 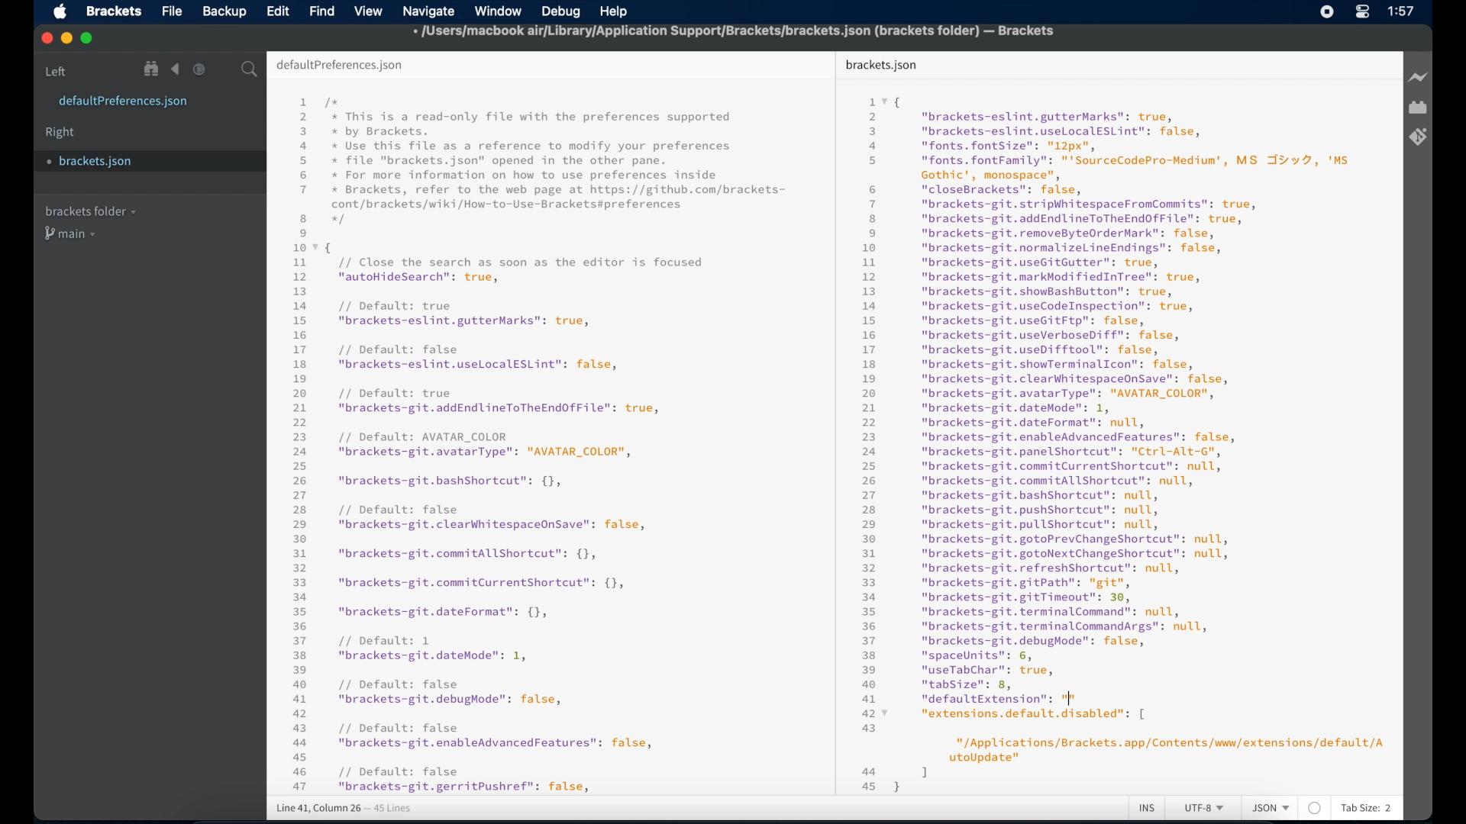 What do you see at coordinates (431, 11) in the screenshot?
I see `navigate` at bounding box center [431, 11].